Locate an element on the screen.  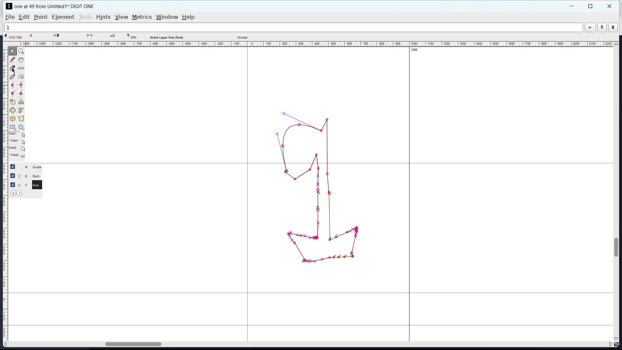
scroll left is located at coordinates (7, 344).